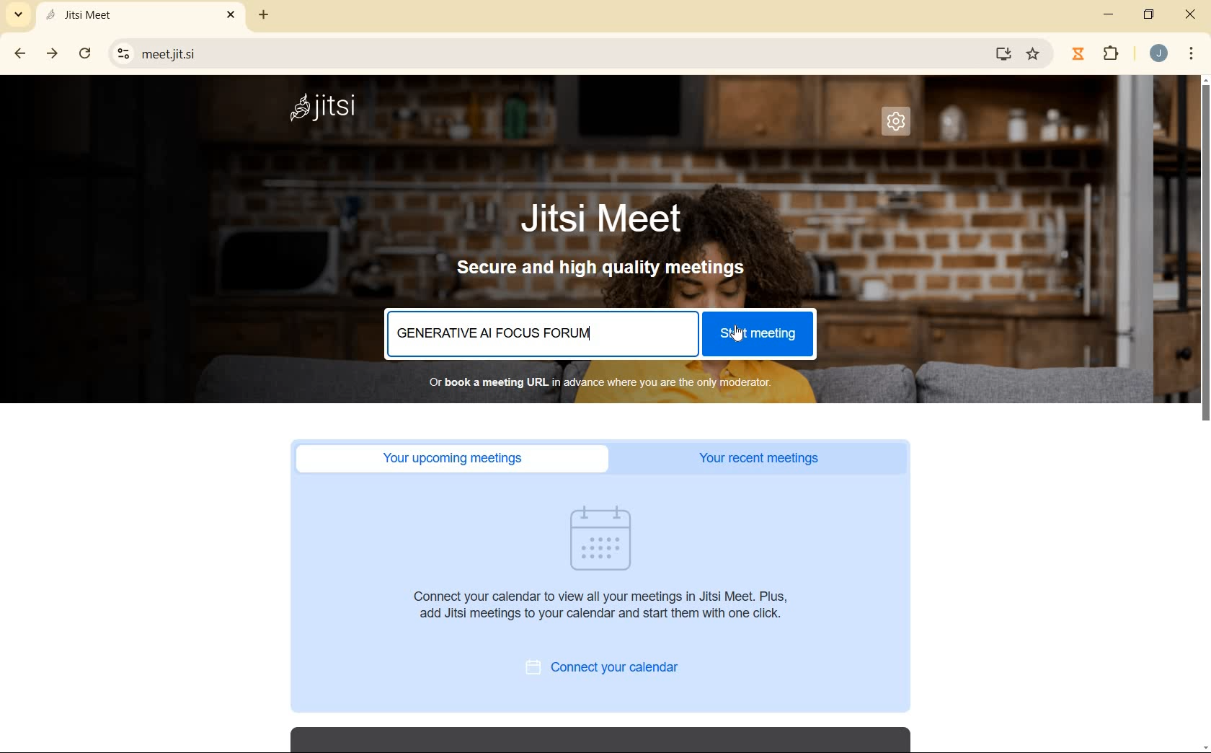 The image size is (1211, 753). I want to click on Your upcoming meetings, so click(456, 458).